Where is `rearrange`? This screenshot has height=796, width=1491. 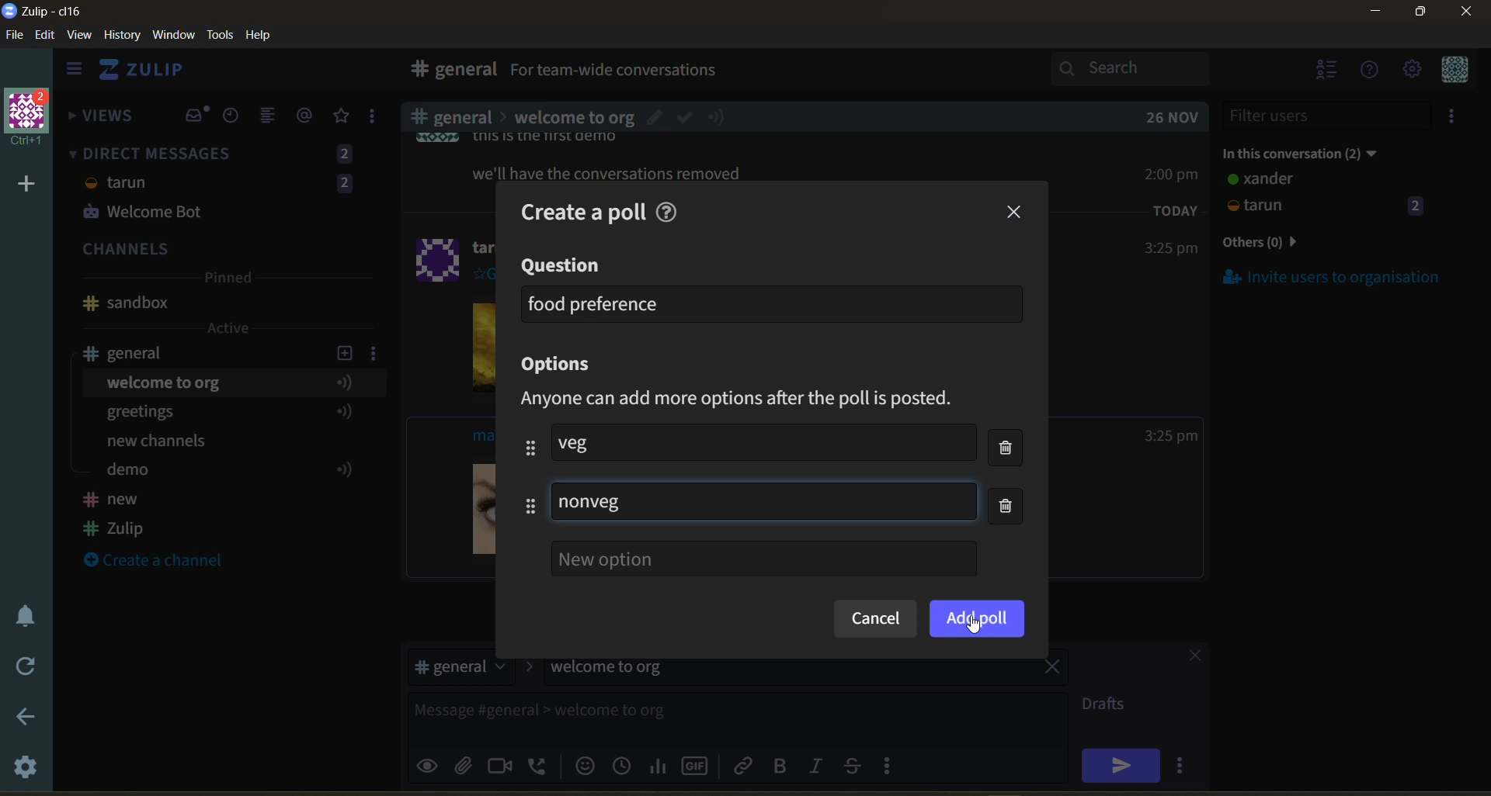
rearrange is located at coordinates (524, 476).